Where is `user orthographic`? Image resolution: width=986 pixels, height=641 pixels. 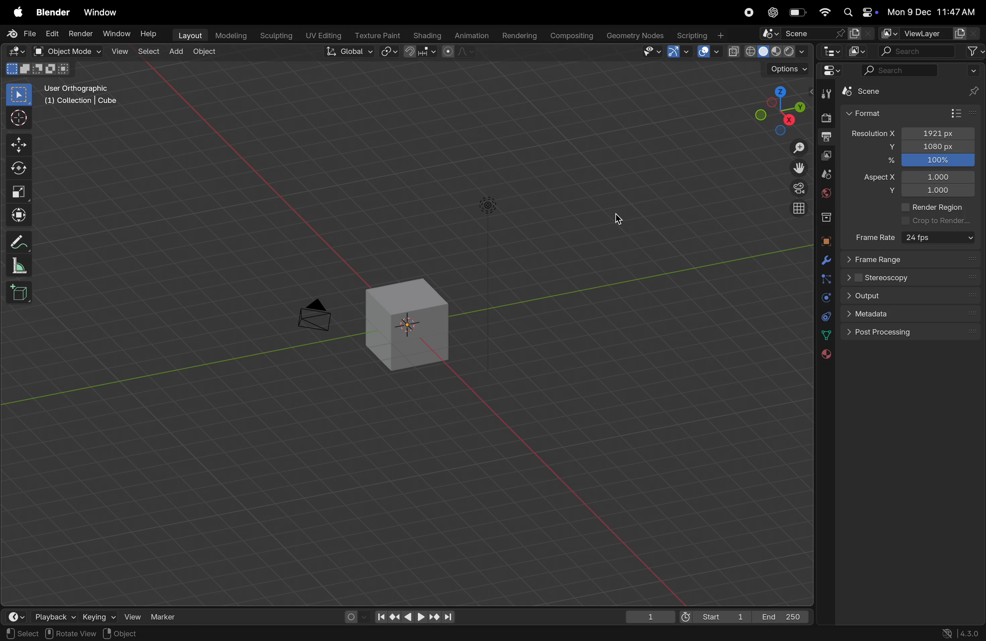
user orthographic is located at coordinates (82, 96).